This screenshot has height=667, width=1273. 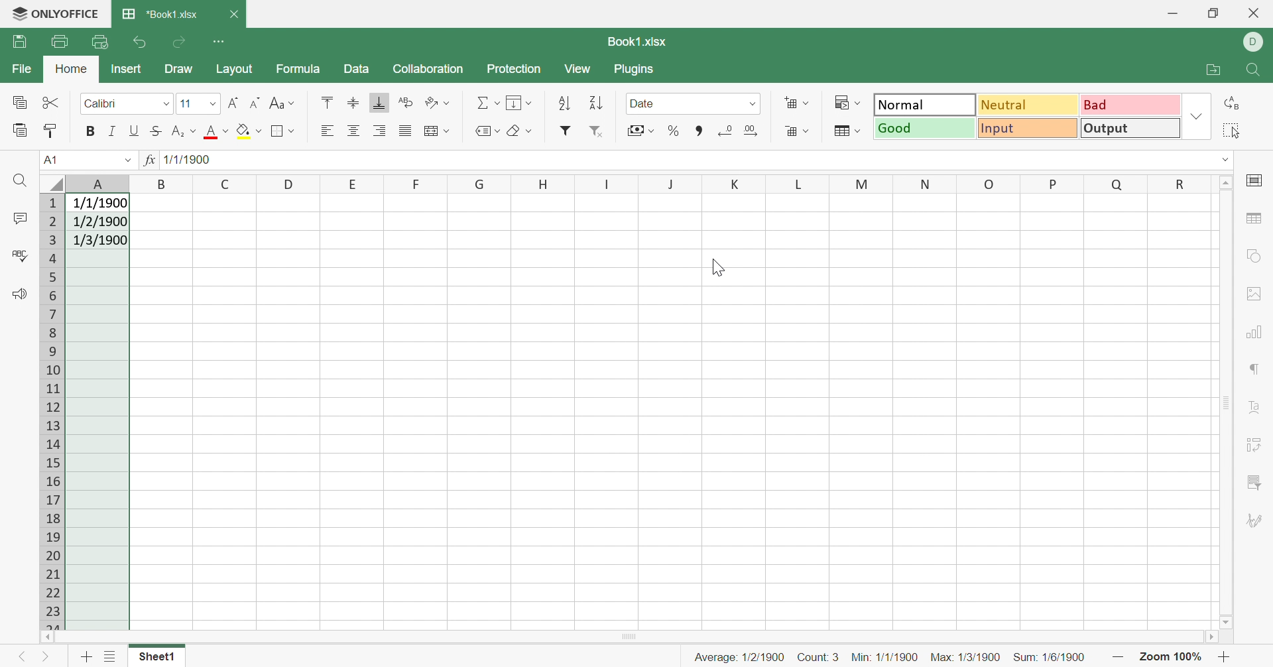 I want to click on Copy, so click(x=20, y=102).